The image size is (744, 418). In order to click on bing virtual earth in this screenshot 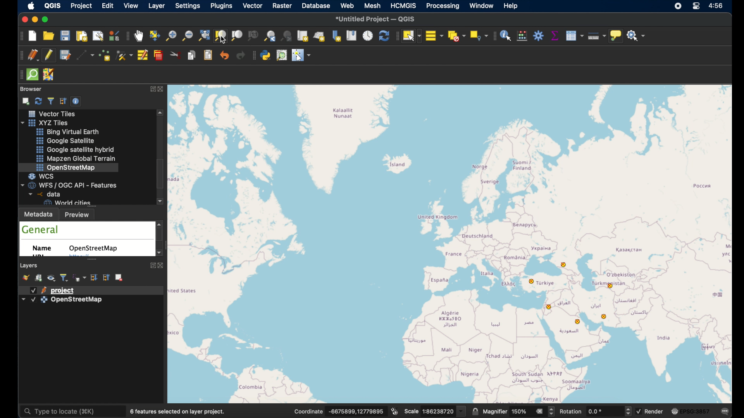, I will do `click(69, 132)`.